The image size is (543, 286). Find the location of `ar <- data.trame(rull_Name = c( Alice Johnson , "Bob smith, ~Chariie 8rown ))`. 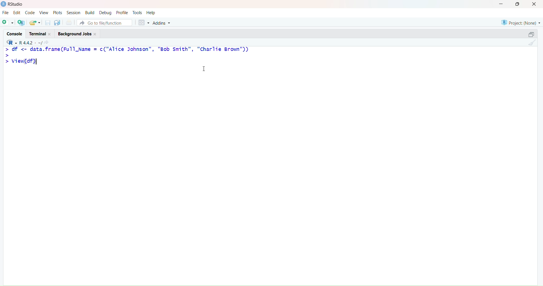

ar <- data.trame(rull_Name = c( Alice Johnson , "Bob smith, ~Chariie 8rown )) is located at coordinates (127, 49).